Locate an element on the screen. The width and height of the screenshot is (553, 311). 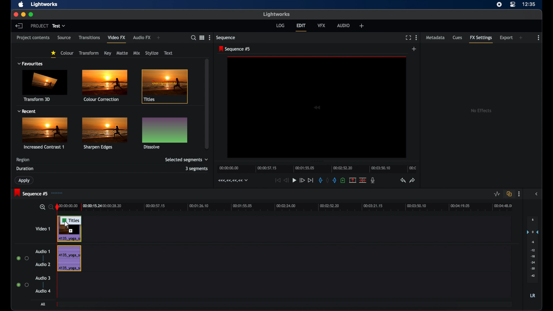
more options is located at coordinates (416, 37).